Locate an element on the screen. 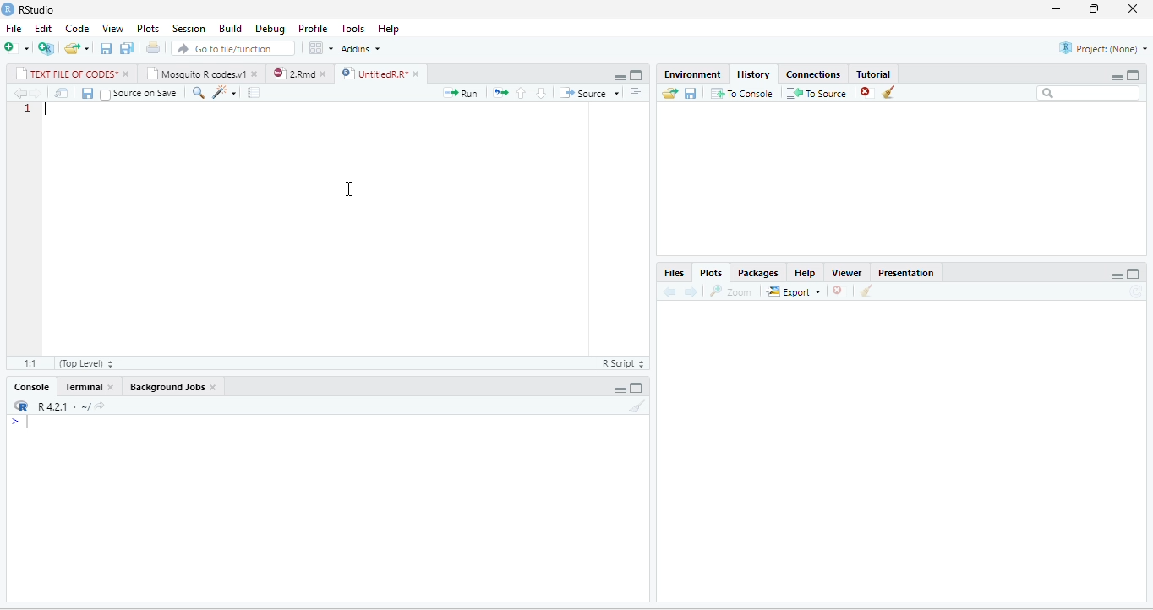 The width and height of the screenshot is (1153, 610). History is located at coordinates (753, 75).